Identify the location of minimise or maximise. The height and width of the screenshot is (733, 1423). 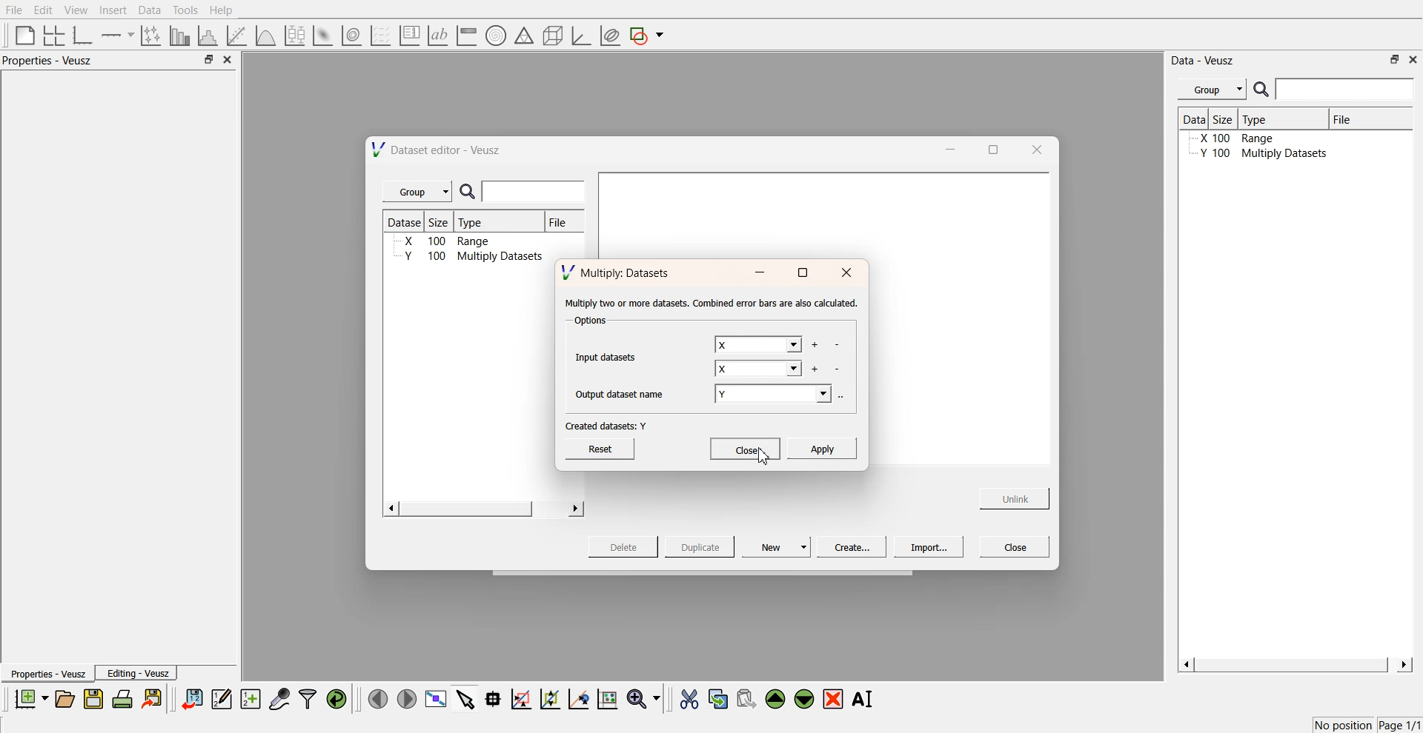
(1395, 59).